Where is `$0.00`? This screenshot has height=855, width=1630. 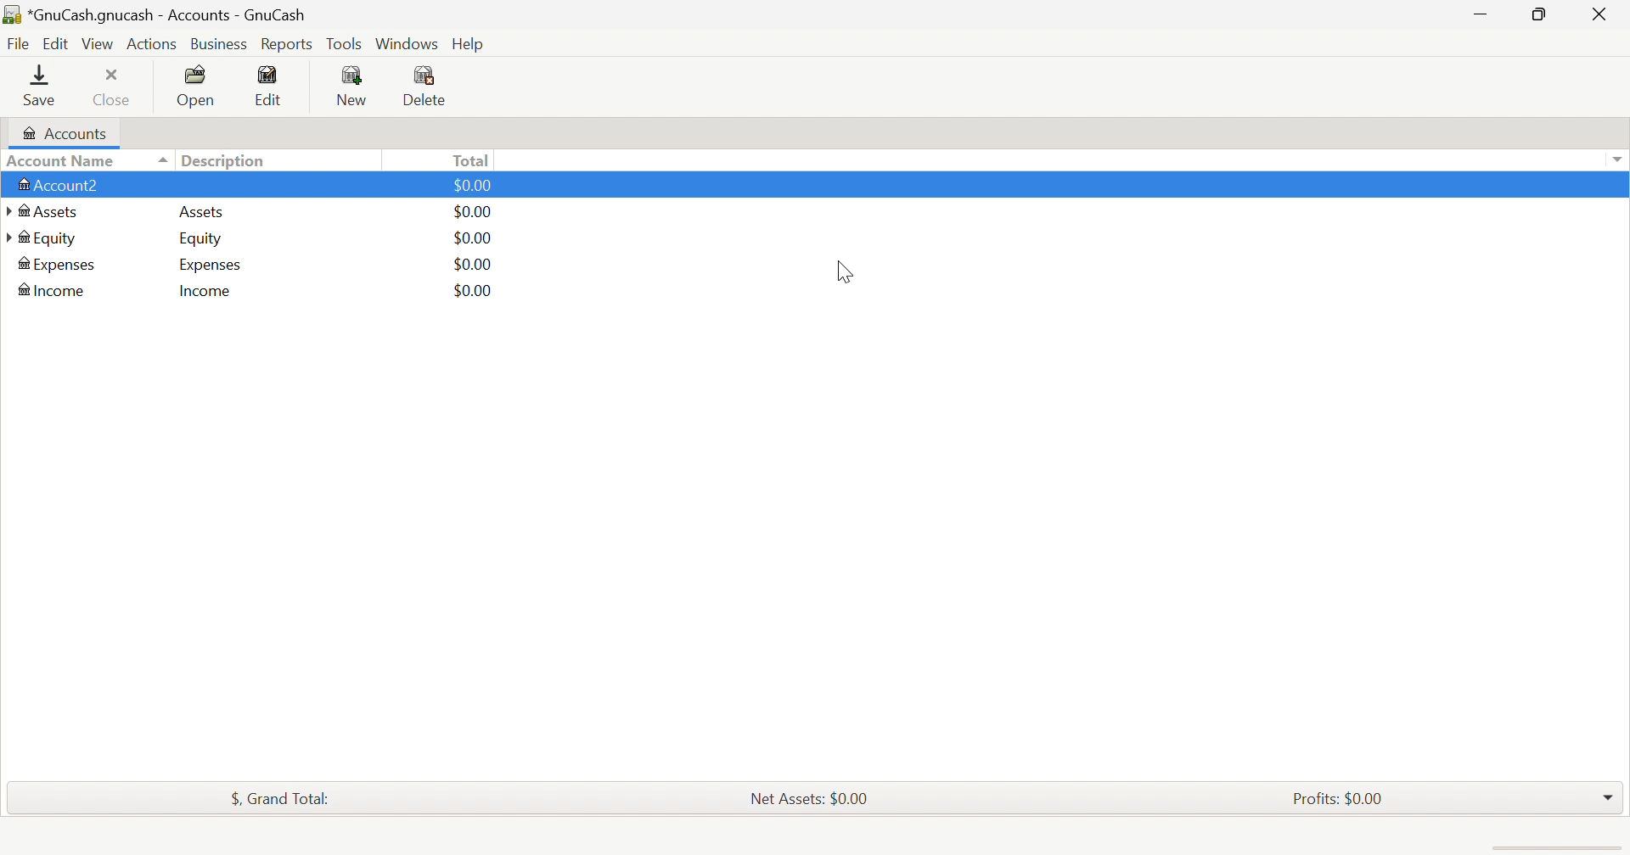
$0.00 is located at coordinates (475, 291).